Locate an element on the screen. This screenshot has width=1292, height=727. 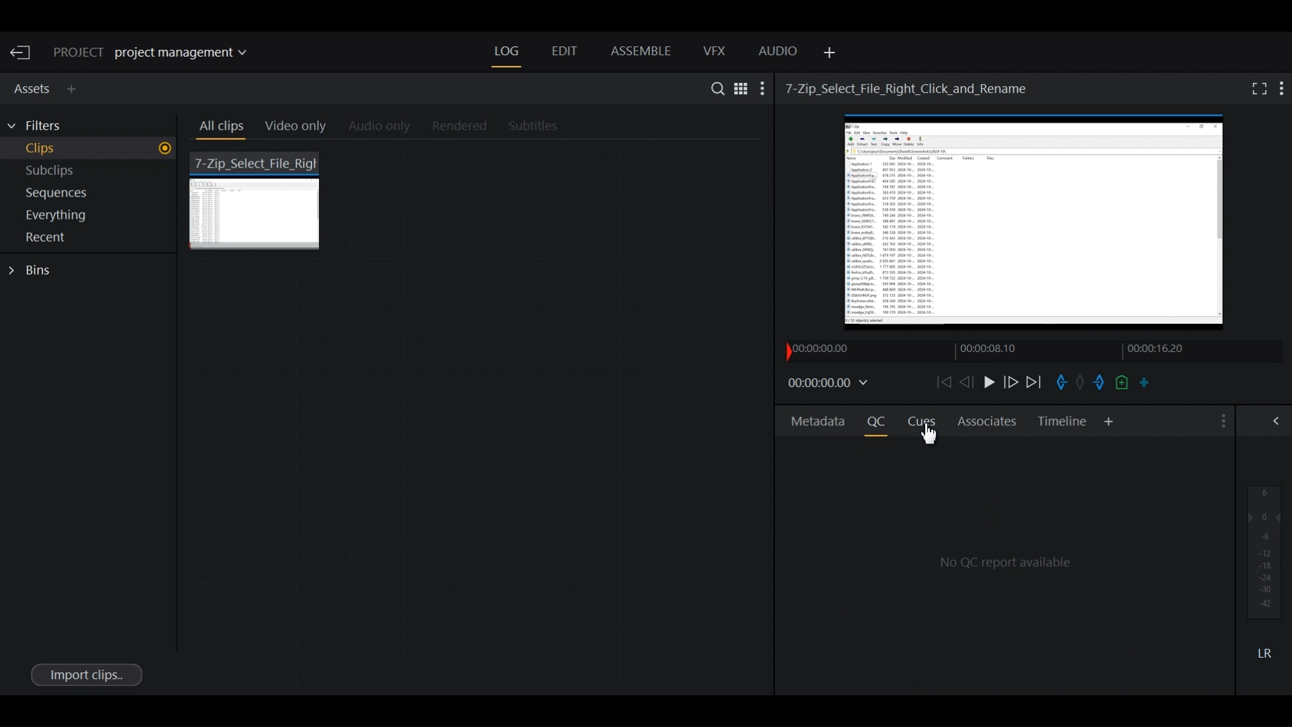
Make a subclip from the marked section is located at coordinates (1145, 382).